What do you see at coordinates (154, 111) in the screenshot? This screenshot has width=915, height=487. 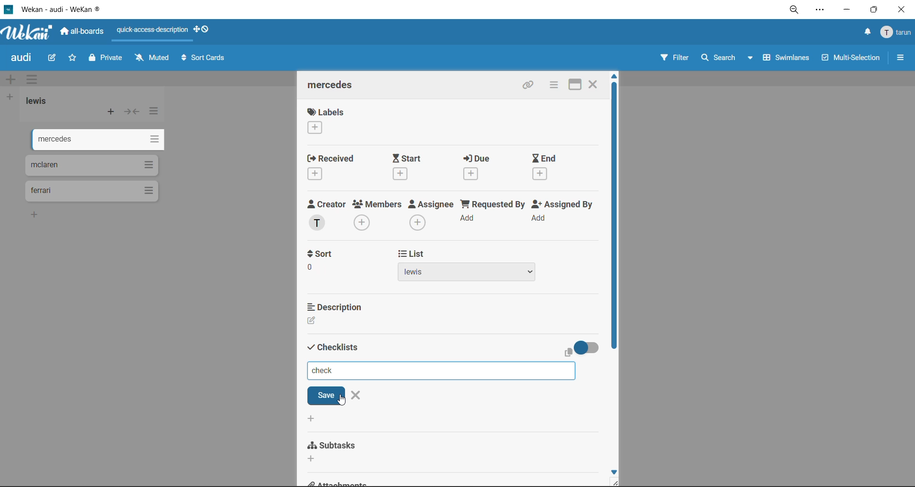 I see `list actions` at bounding box center [154, 111].